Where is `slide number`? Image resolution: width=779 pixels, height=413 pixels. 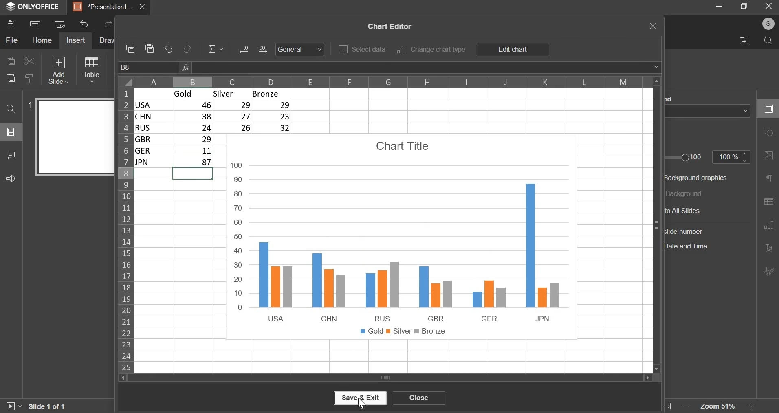 slide number is located at coordinates (31, 104).